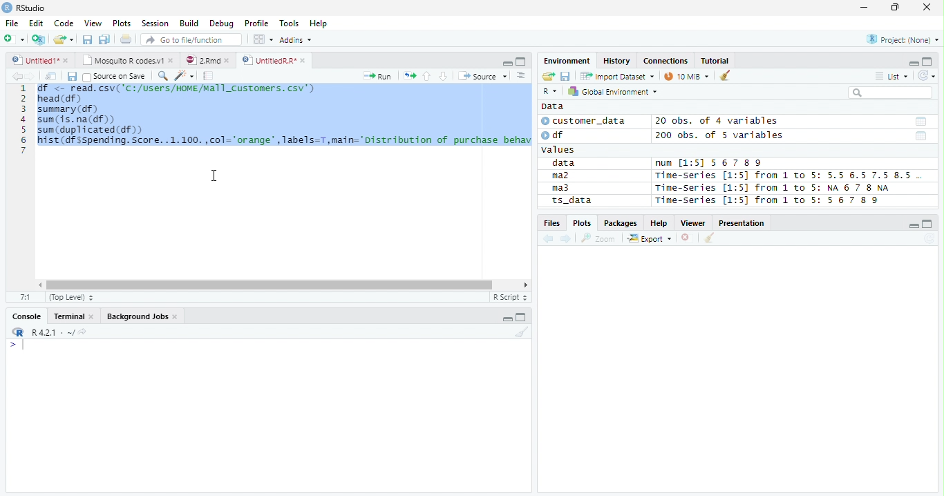 Image resolution: width=944 pixels, height=496 pixels. I want to click on RStudio, so click(24, 8).